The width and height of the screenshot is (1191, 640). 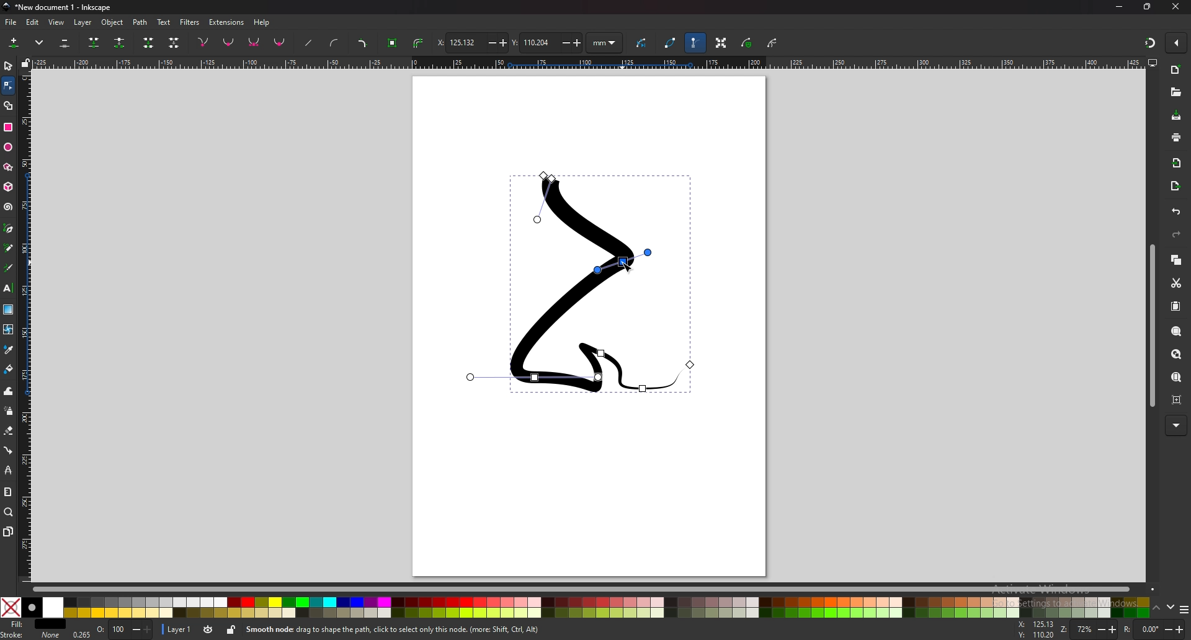 I want to click on gradient, so click(x=8, y=309).